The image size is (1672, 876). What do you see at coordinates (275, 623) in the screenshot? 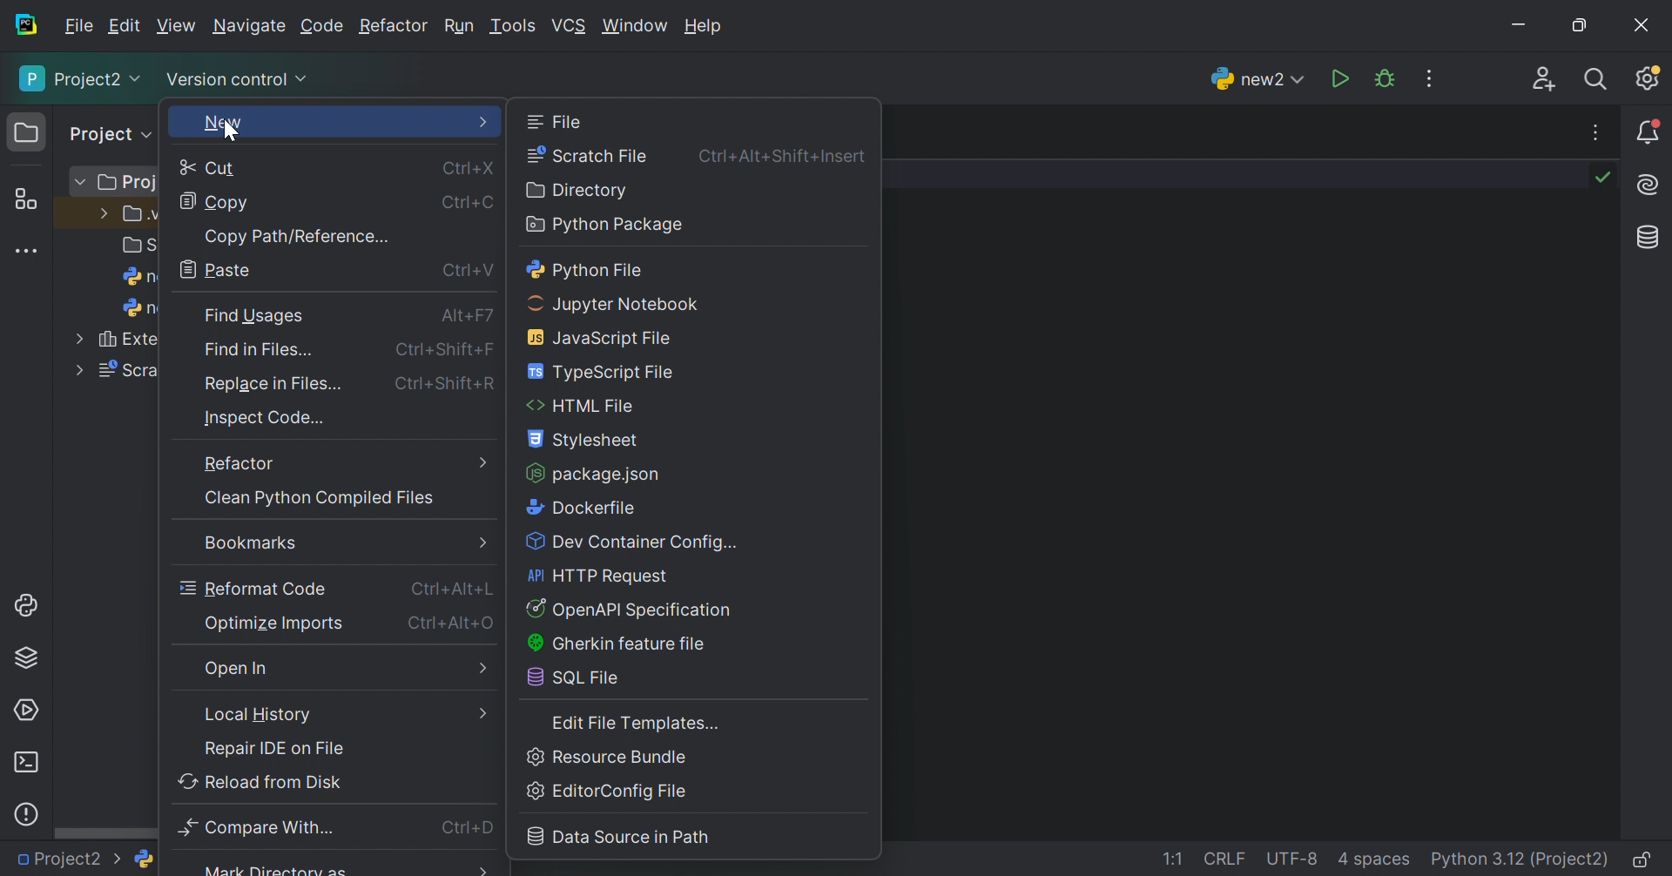
I see `Optimize imports` at bounding box center [275, 623].